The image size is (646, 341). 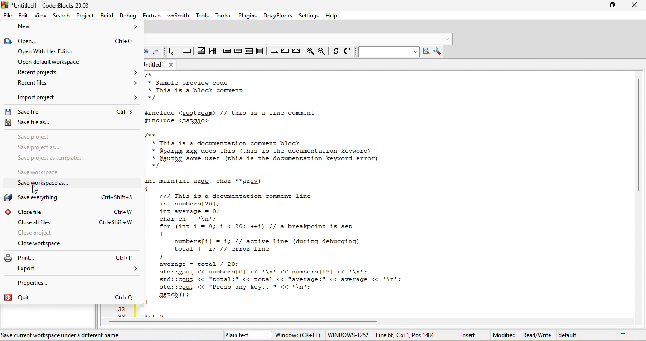 What do you see at coordinates (157, 51) in the screenshot?
I see `use regex` at bounding box center [157, 51].